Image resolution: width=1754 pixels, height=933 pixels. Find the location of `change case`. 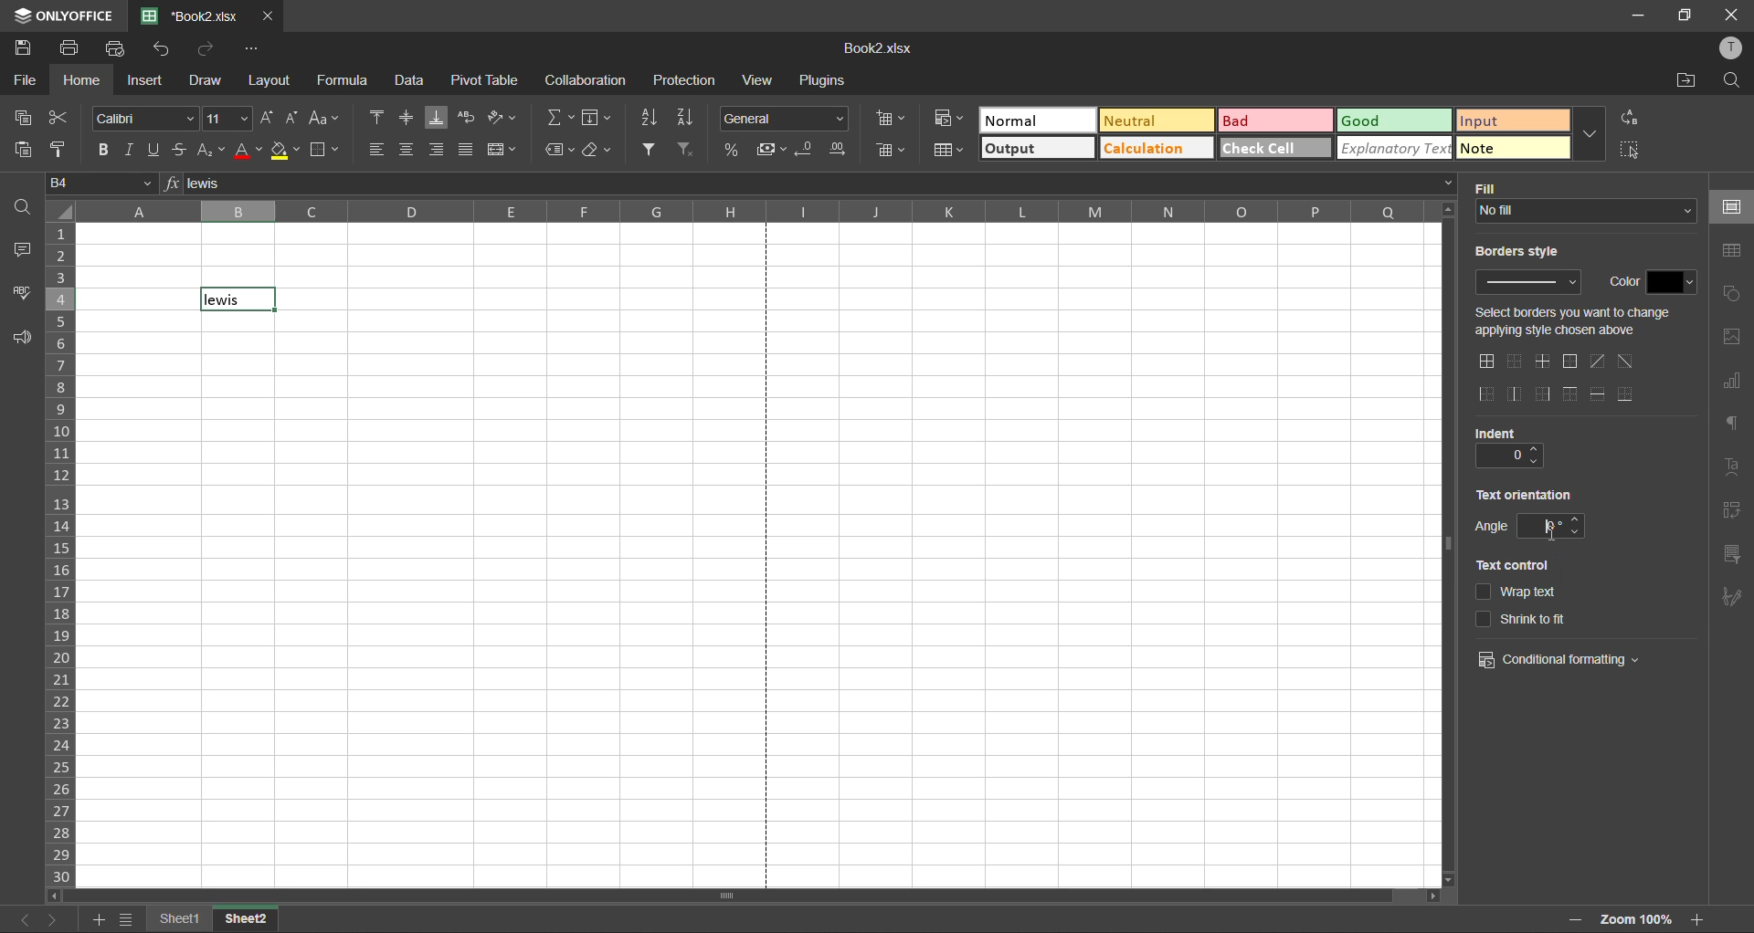

change case is located at coordinates (327, 119).